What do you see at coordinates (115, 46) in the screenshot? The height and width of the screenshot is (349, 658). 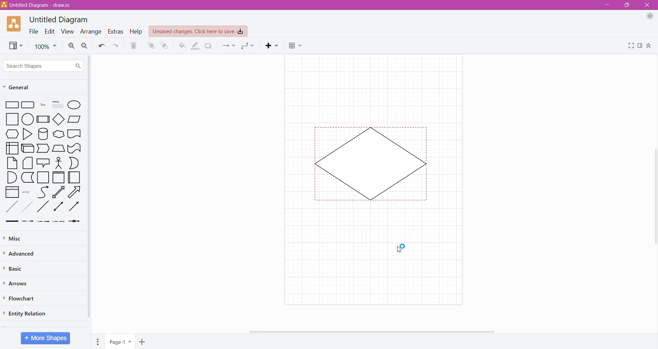 I see `Redo` at bounding box center [115, 46].